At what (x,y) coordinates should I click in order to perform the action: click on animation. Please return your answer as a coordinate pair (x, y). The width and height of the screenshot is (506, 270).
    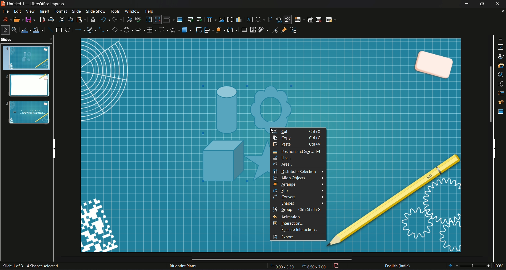
    Looking at the image, I should click on (275, 217).